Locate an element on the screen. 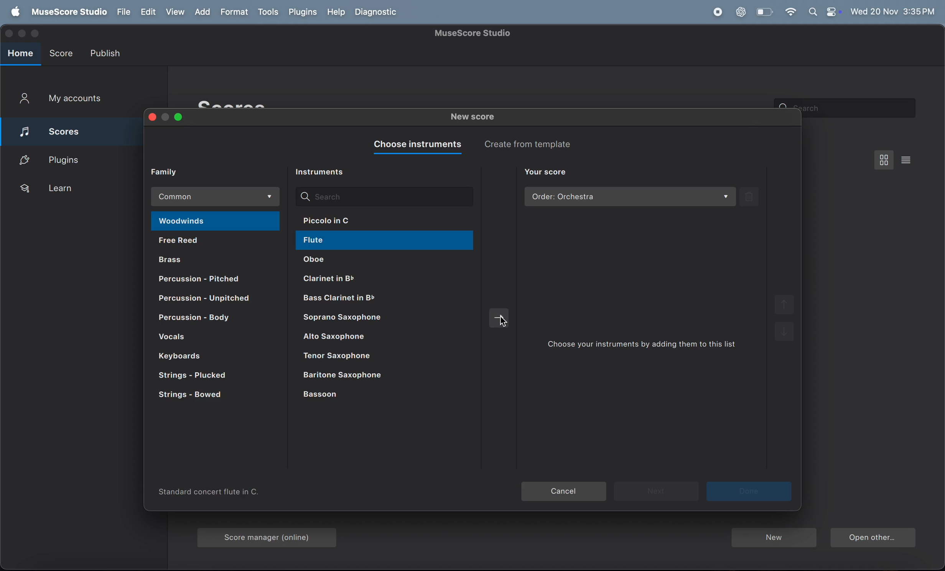 This screenshot has width=945, height=571. family is located at coordinates (170, 171).